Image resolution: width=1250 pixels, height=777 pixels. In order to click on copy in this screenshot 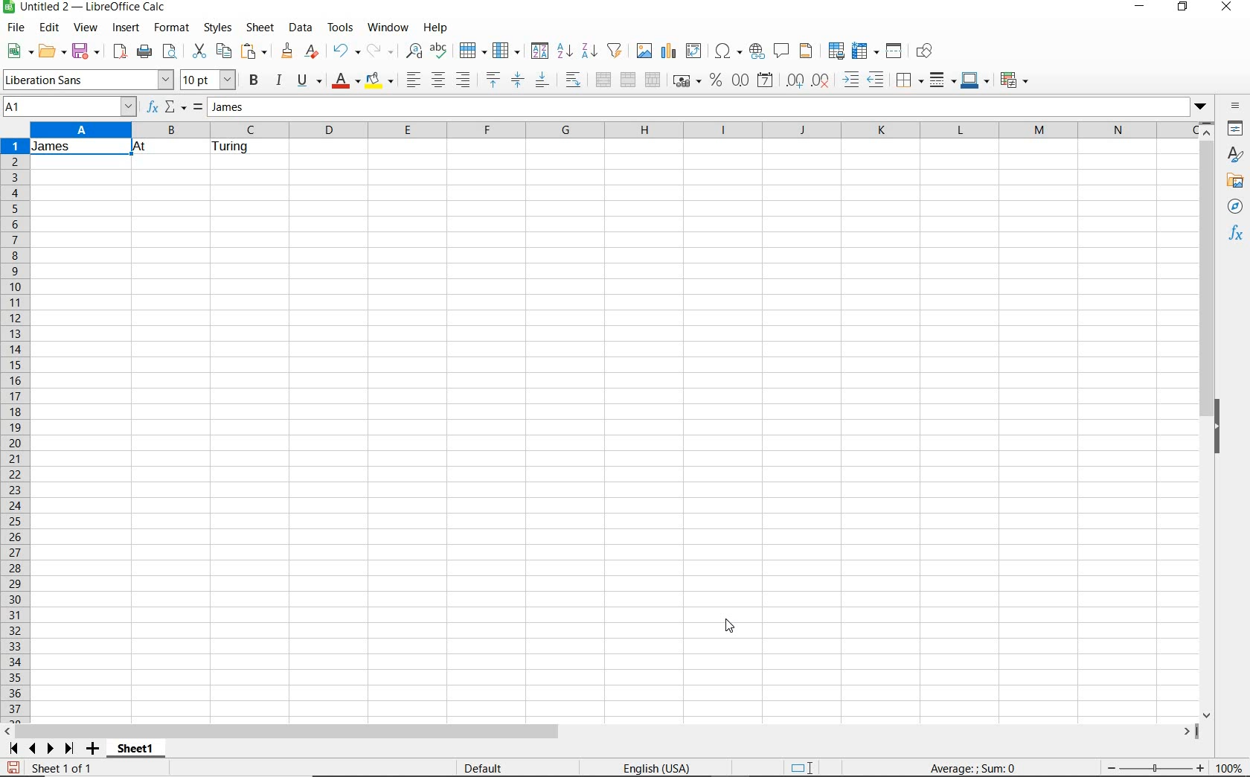, I will do `click(223, 51)`.